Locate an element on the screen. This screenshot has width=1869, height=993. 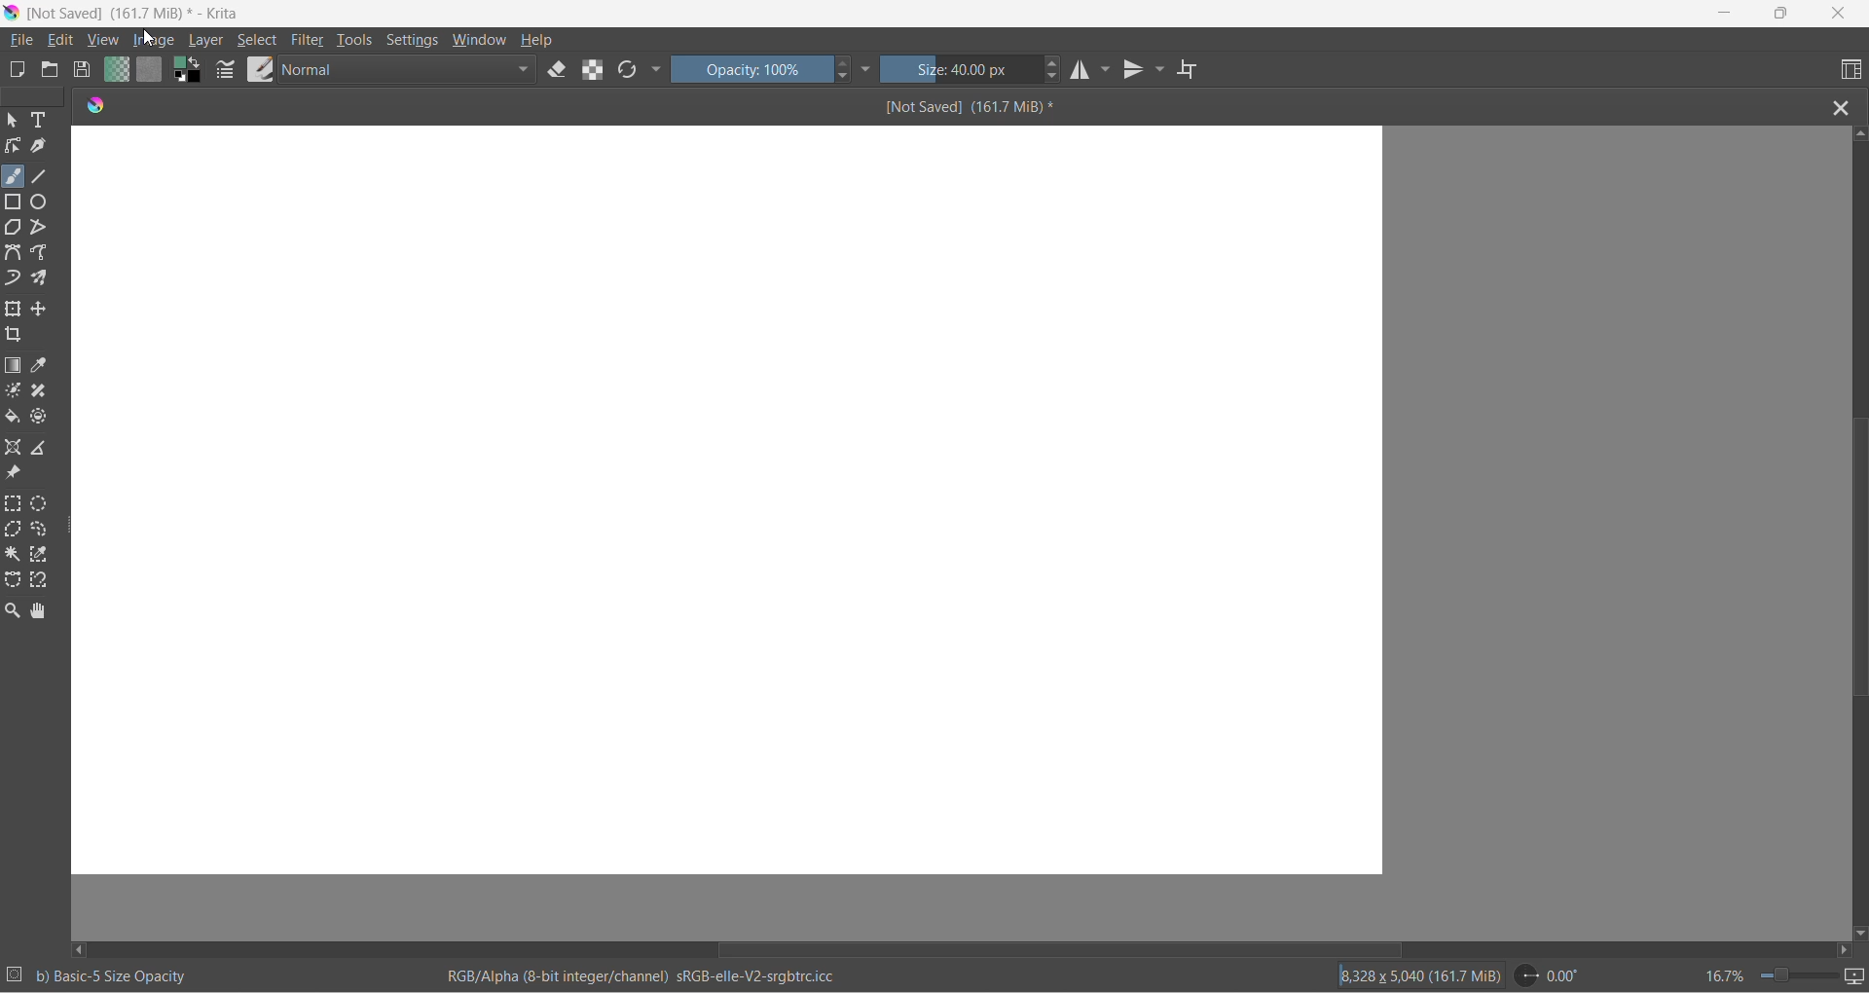
fill color is located at coordinates (14, 420).